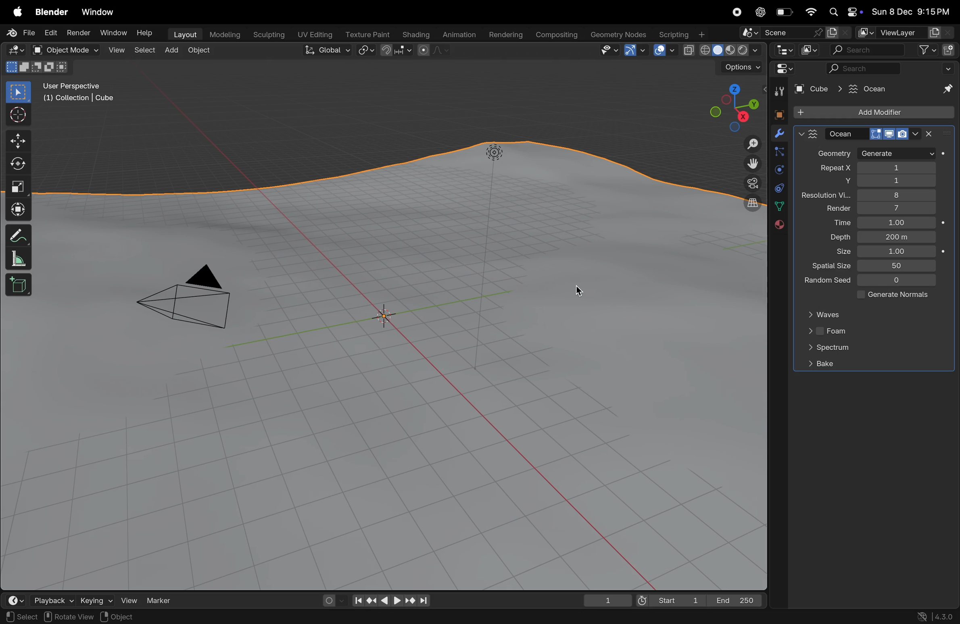 This screenshot has width=960, height=624. What do you see at coordinates (922, 50) in the screenshot?
I see `new filters` at bounding box center [922, 50].